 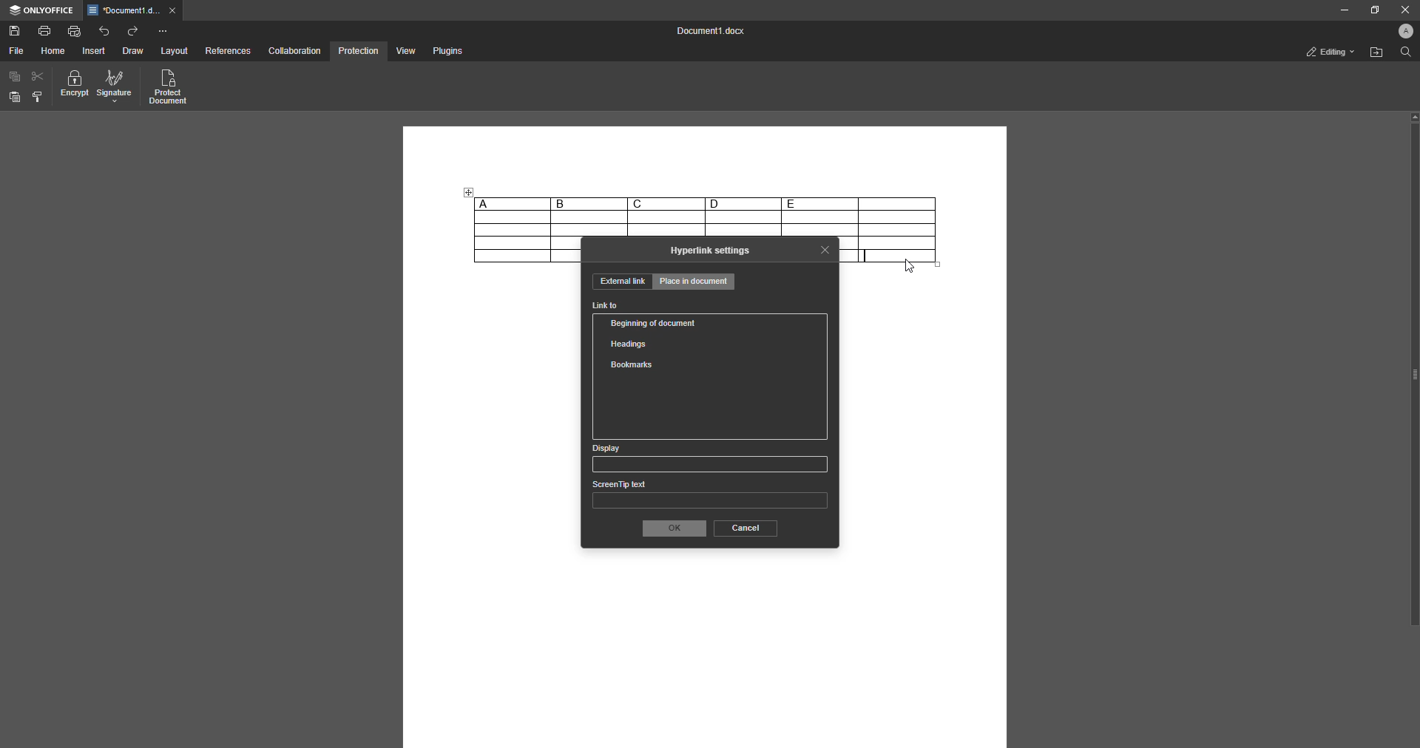 What do you see at coordinates (75, 30) in the screenshot?
I see `Quick print` at bounding box center [75, 30].